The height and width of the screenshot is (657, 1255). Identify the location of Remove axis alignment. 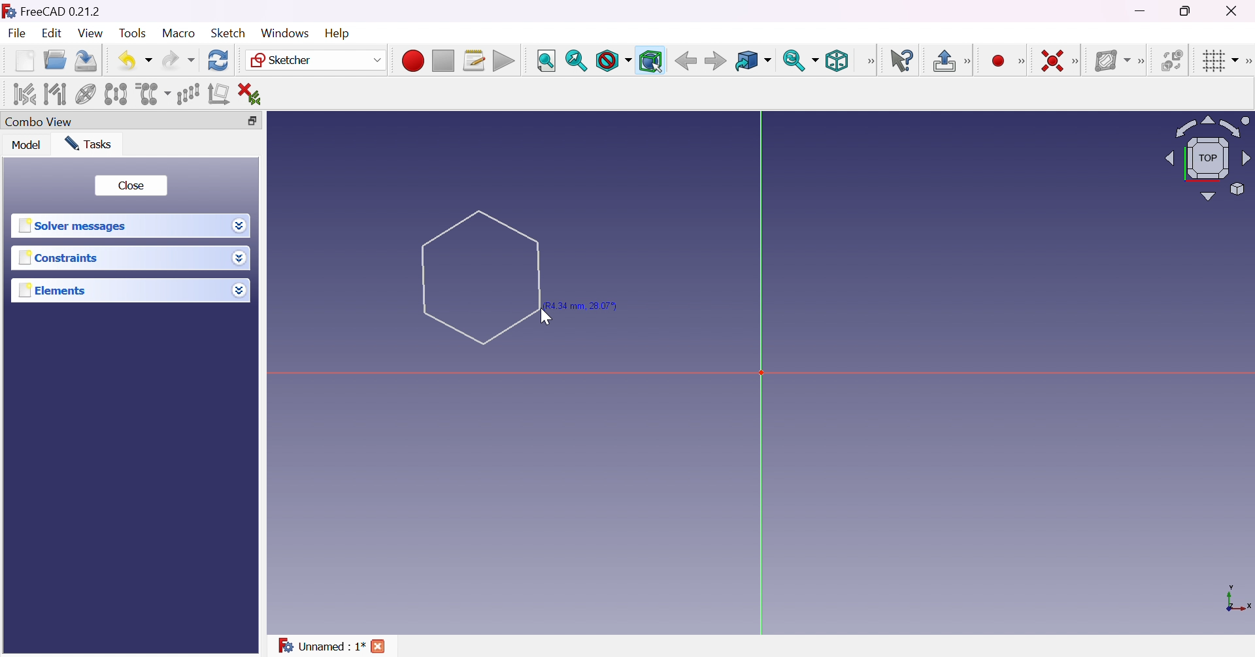
(220, 93).